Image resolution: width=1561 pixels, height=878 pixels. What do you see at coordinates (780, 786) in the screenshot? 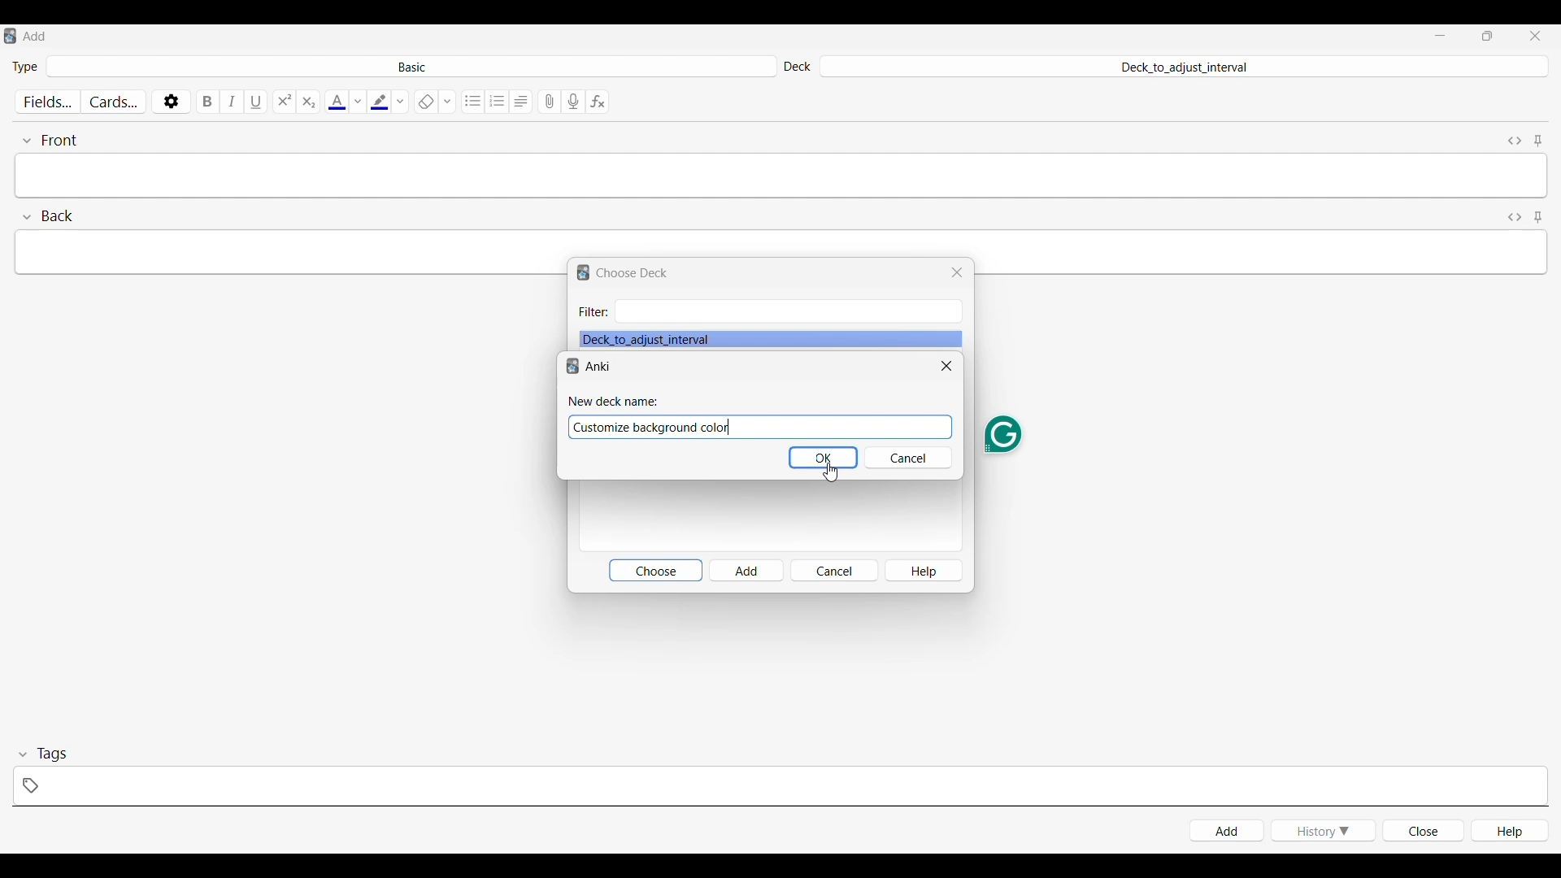
I see `Click to type in tags` at bounding box center [780, 786].